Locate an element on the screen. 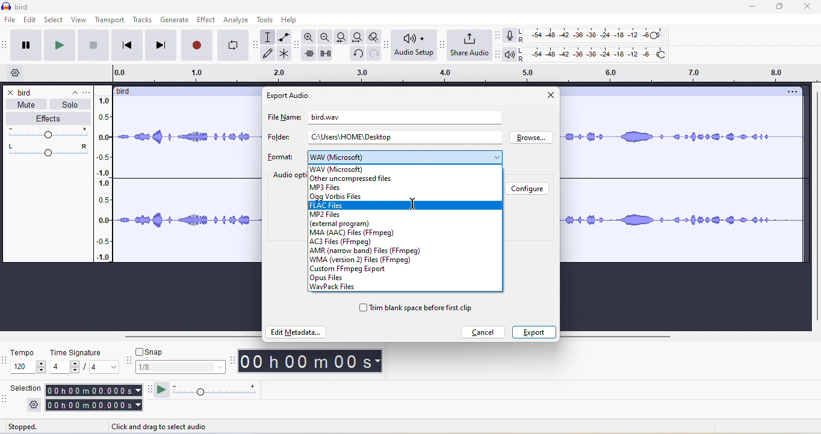 This screenshot has width=821, height=434. vertical scroll bar is located at coordinates (814, 207).